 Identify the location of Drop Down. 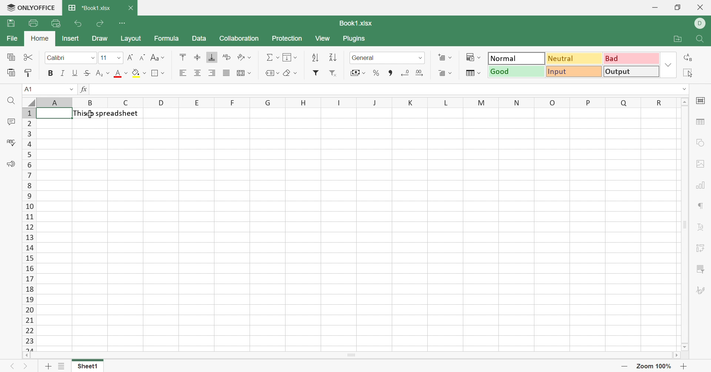
(250, 73).